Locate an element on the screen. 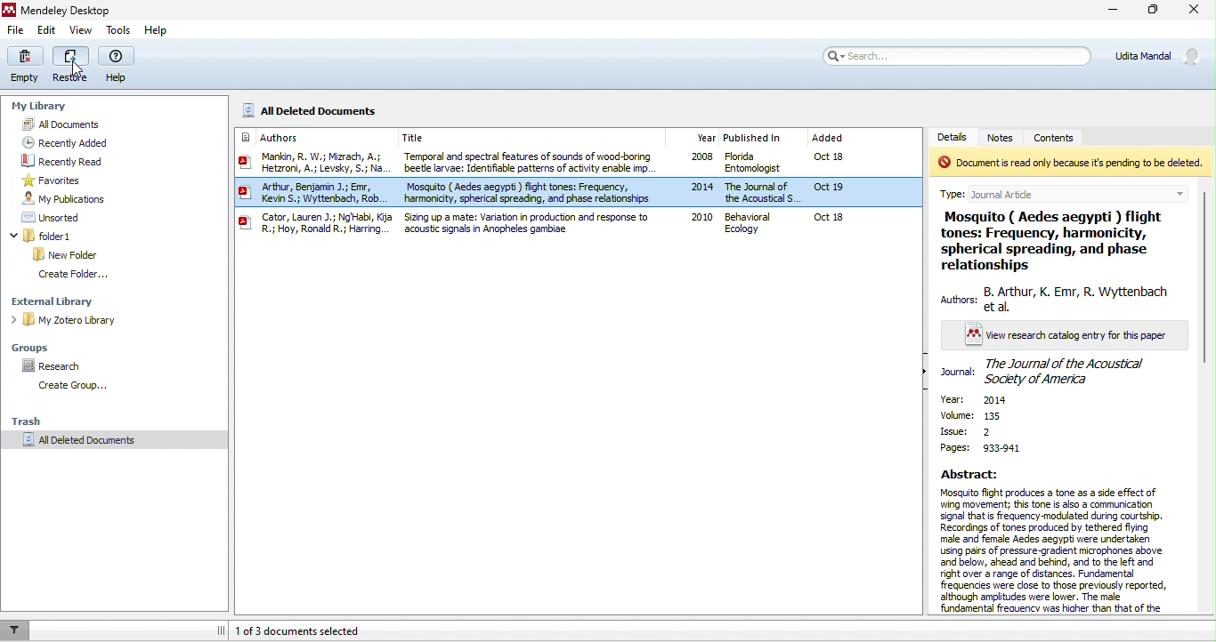  cursor movement is located at coordinates (78, 68).